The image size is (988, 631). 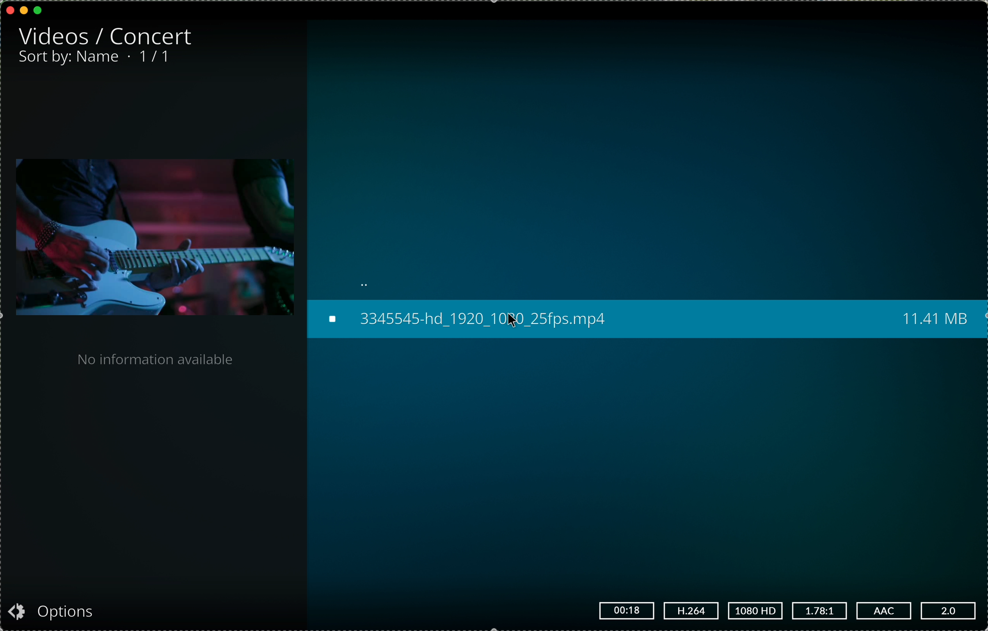 What do you see at coordinates (53, 610) in the screenshot?
I see `options` at bounding box center [53, 610].